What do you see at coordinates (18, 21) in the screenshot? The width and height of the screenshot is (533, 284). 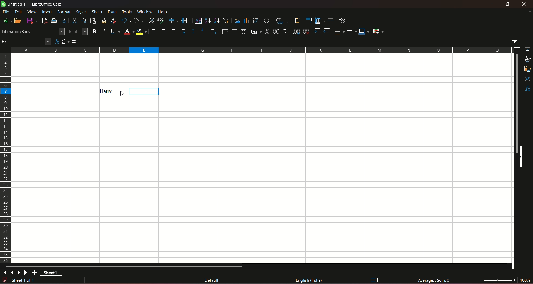 I see `open` at bounding box center [18, 21].